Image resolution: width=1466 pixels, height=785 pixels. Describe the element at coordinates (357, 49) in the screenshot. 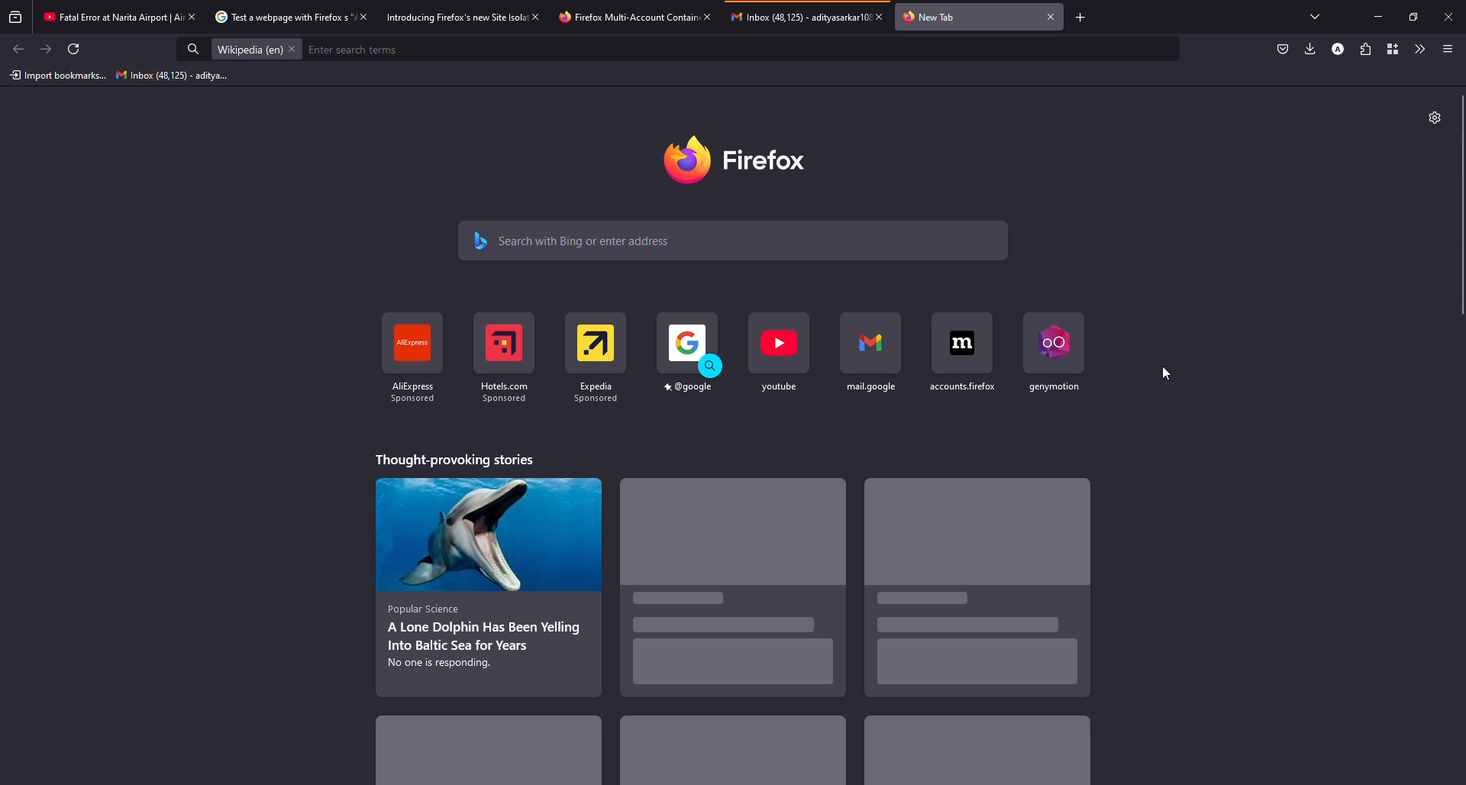

I see `enter search items` at that location.